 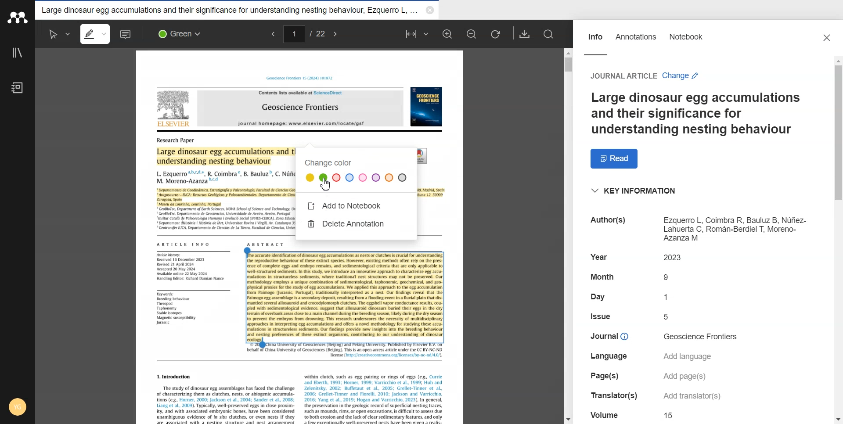 I want to click on Vertical scroll bar, so click(x=569, y=234).